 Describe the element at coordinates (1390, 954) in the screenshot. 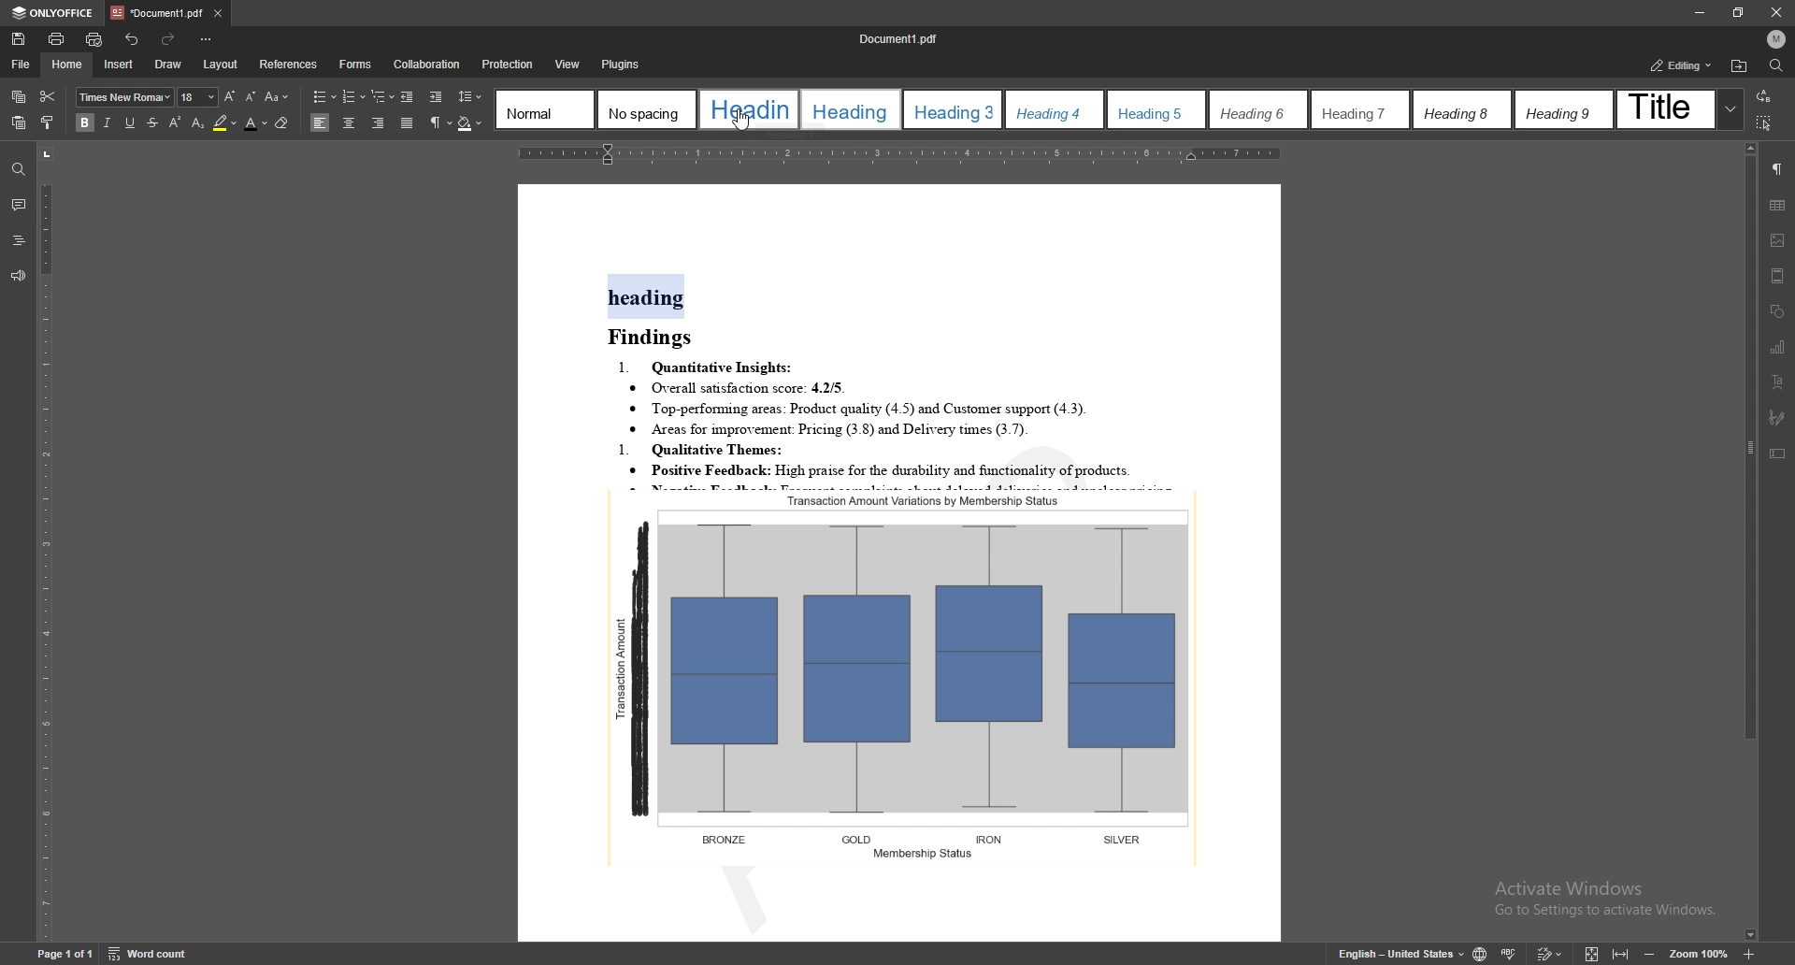

I see `English- United kingdom` at that location.